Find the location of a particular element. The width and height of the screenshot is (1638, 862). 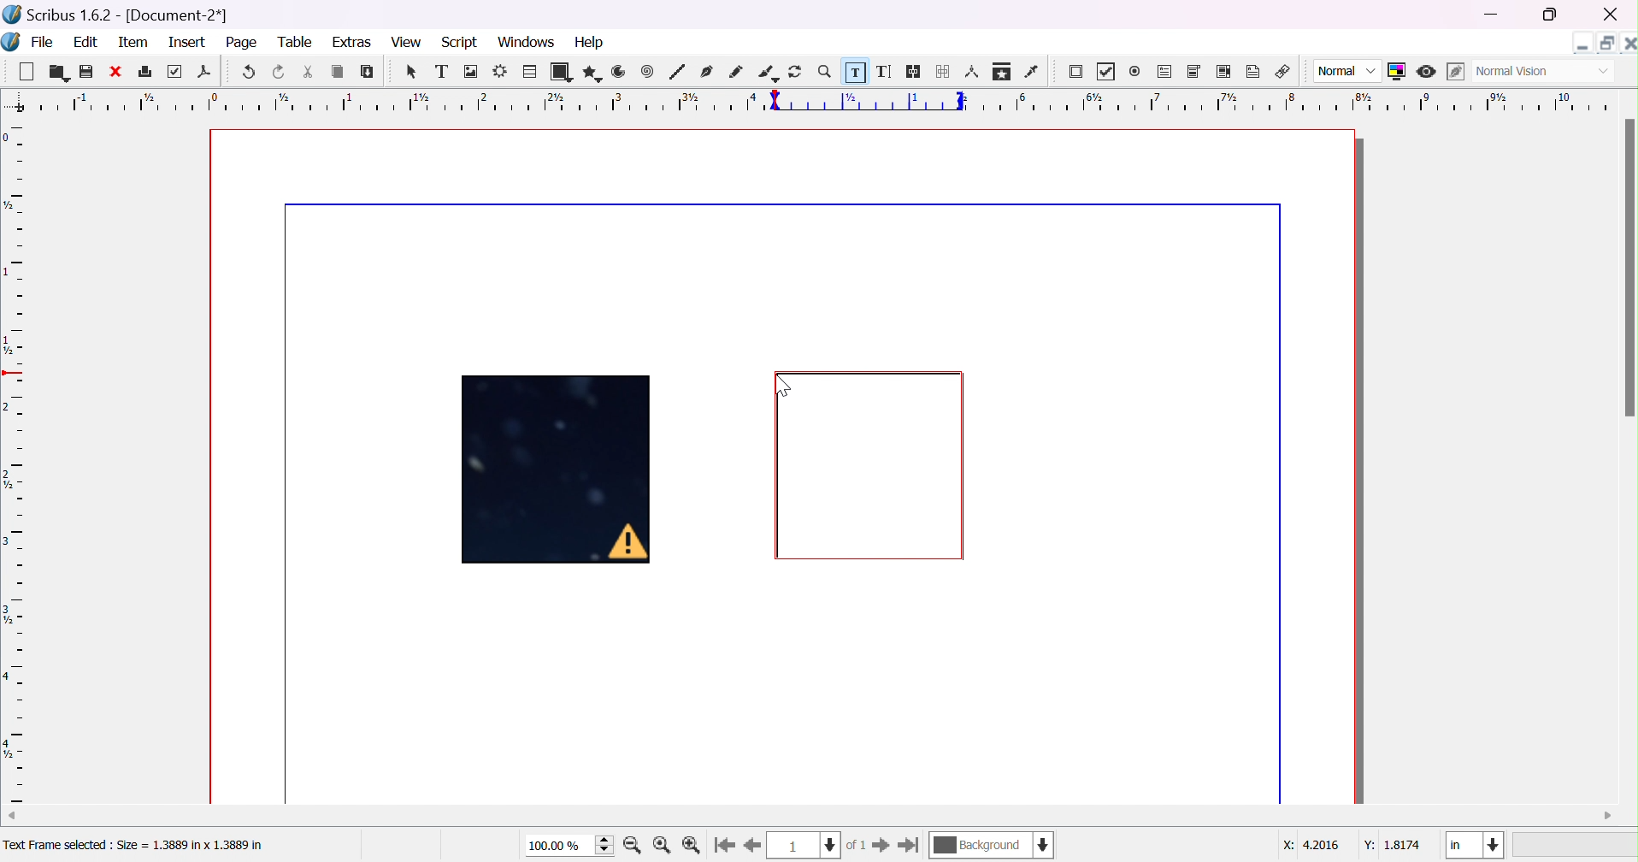

scribus 1.6.2 - [Document-2*] is located at coordinates (117, 15).